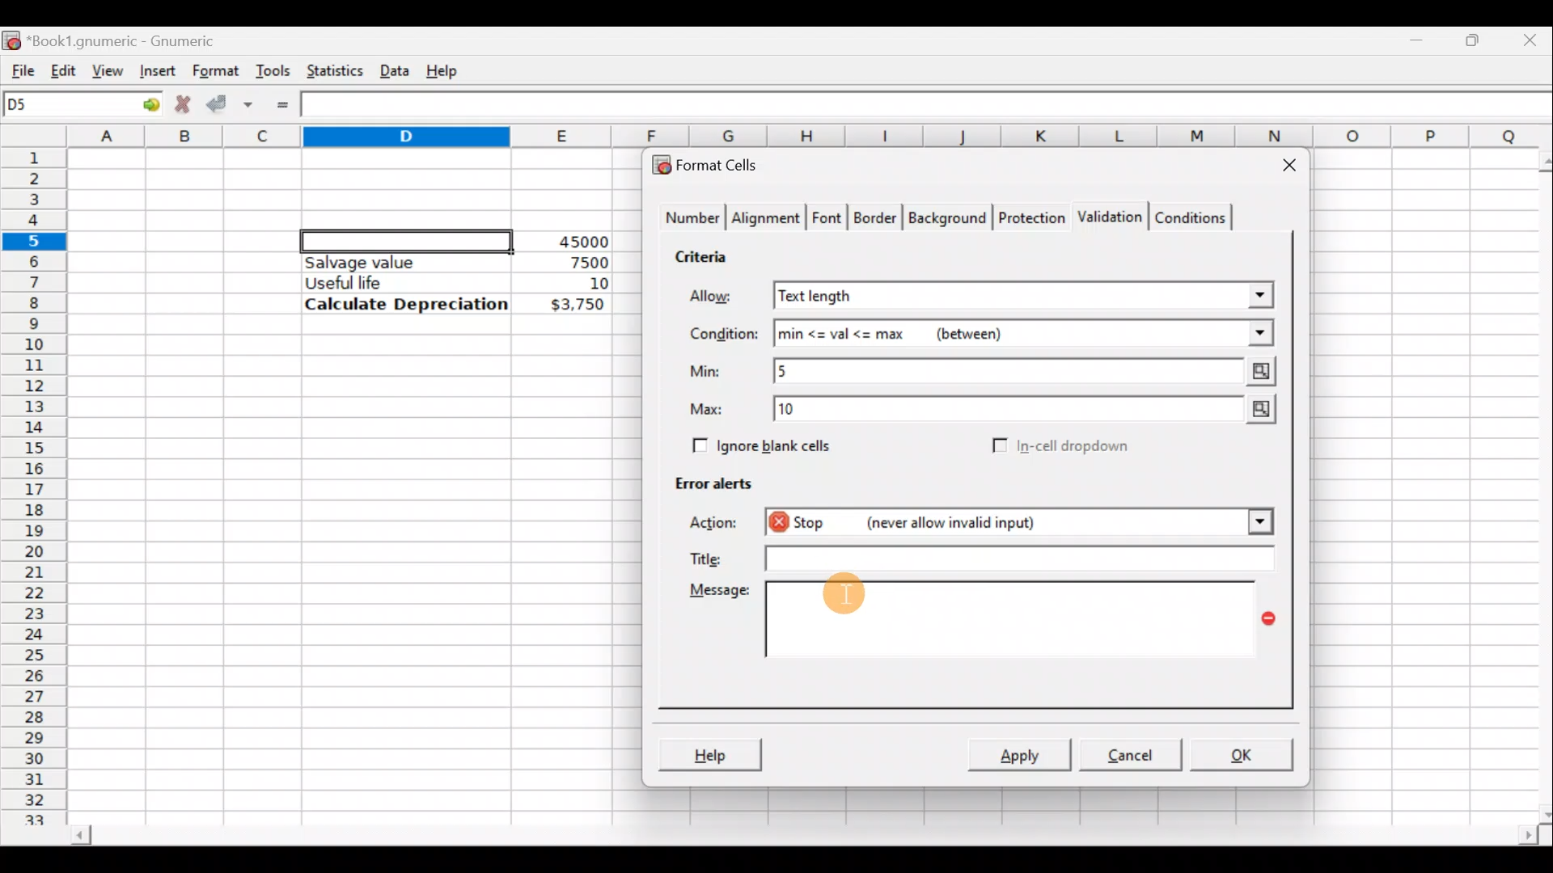 This screenshot has width=1553, height=873. Describe the element at coordinates (713, 410) in the screenshot. I see `Max` at that location.